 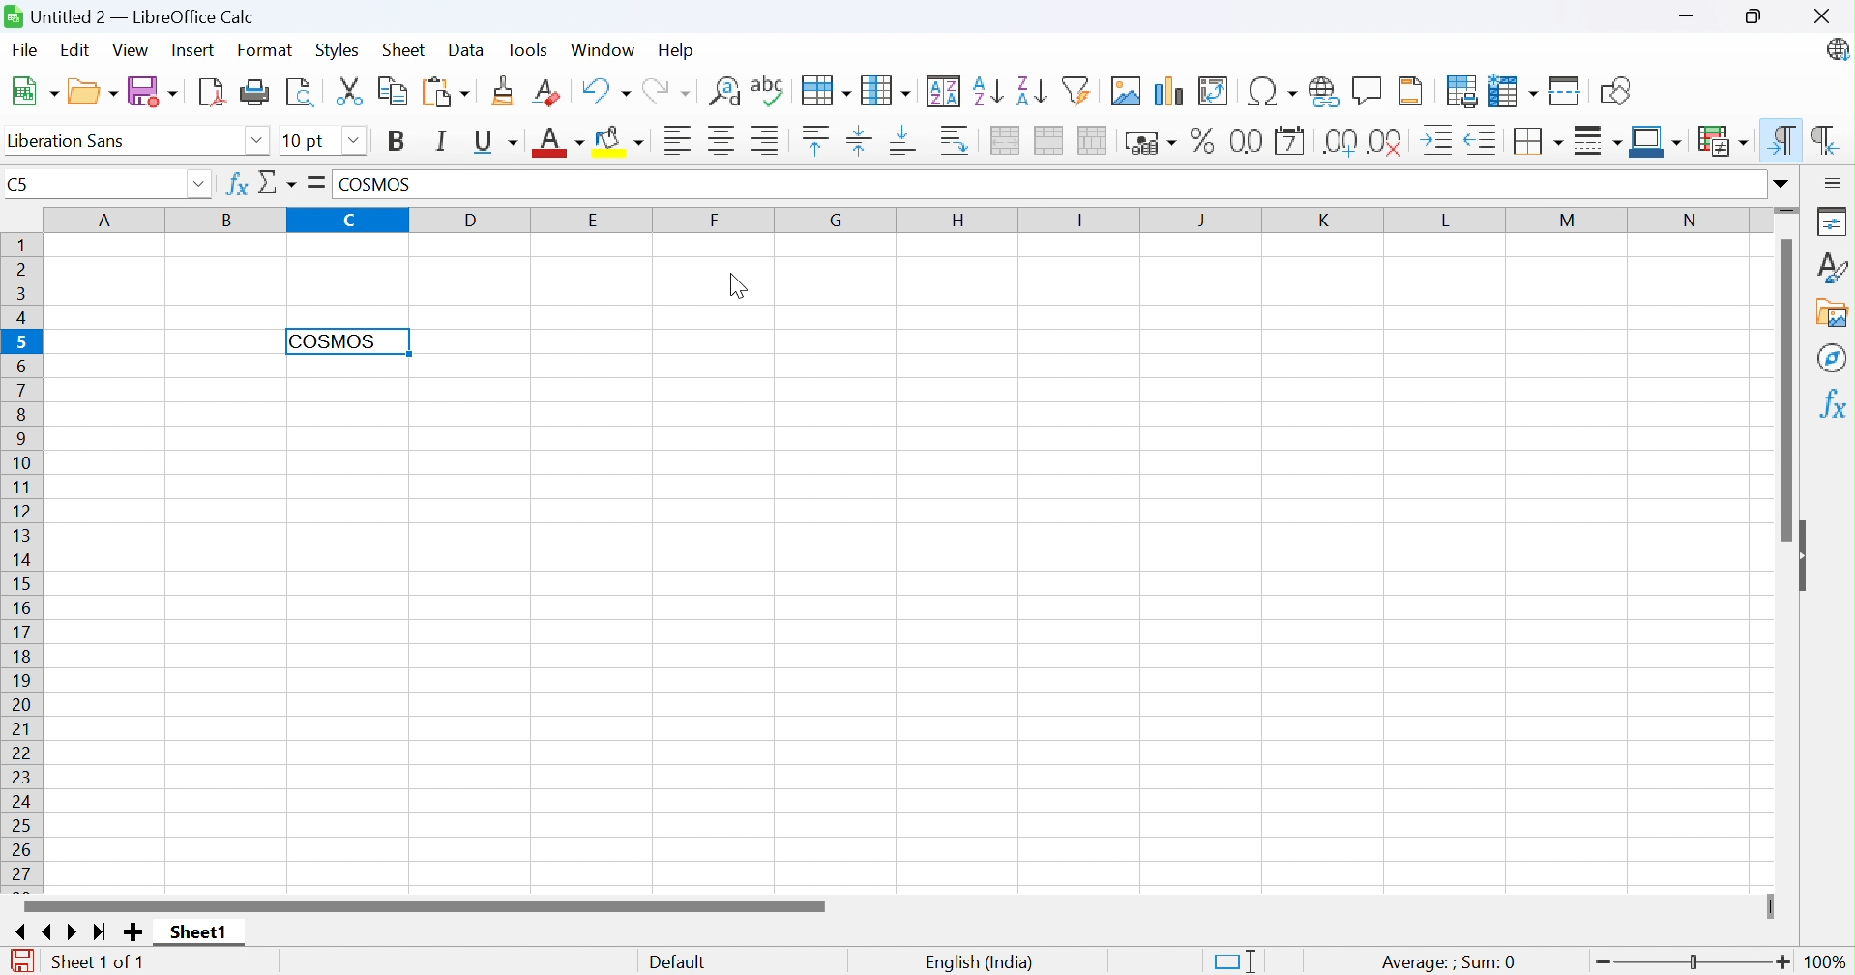 What do you see at coordinates (27, 961) in the screenshot?
I see `The document has been modified. Click to save the document.` at bounding box center [27, 961].